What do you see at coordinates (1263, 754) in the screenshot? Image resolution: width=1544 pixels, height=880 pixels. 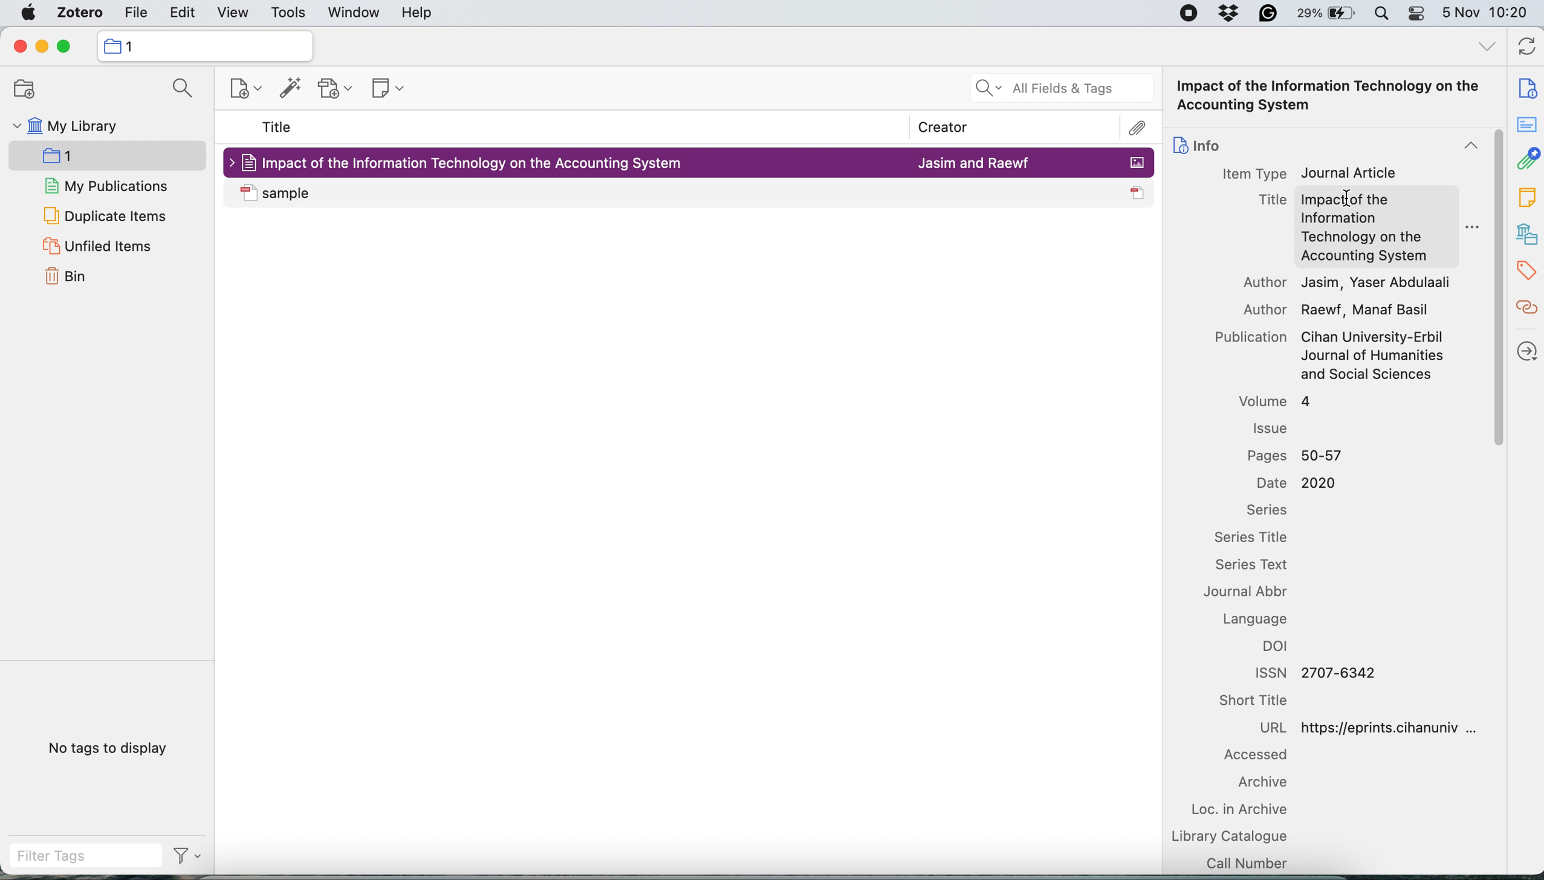 I see `accessed` at bounding box center [1263, 754].